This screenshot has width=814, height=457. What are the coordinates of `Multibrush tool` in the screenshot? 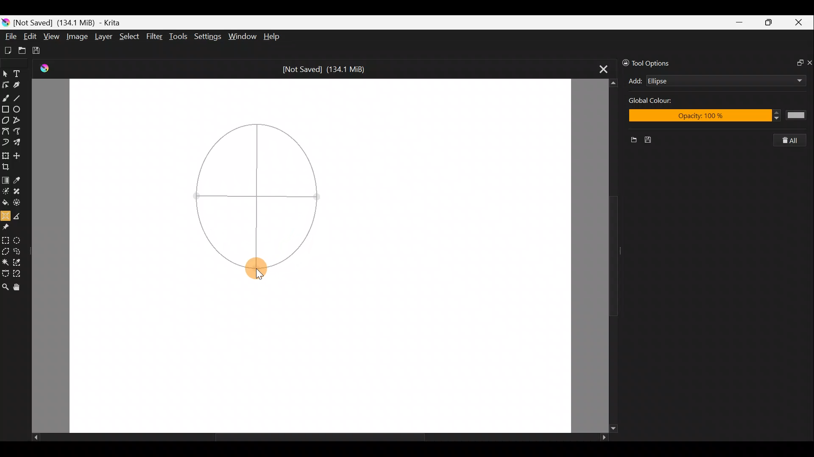 It's located at (19, 143).